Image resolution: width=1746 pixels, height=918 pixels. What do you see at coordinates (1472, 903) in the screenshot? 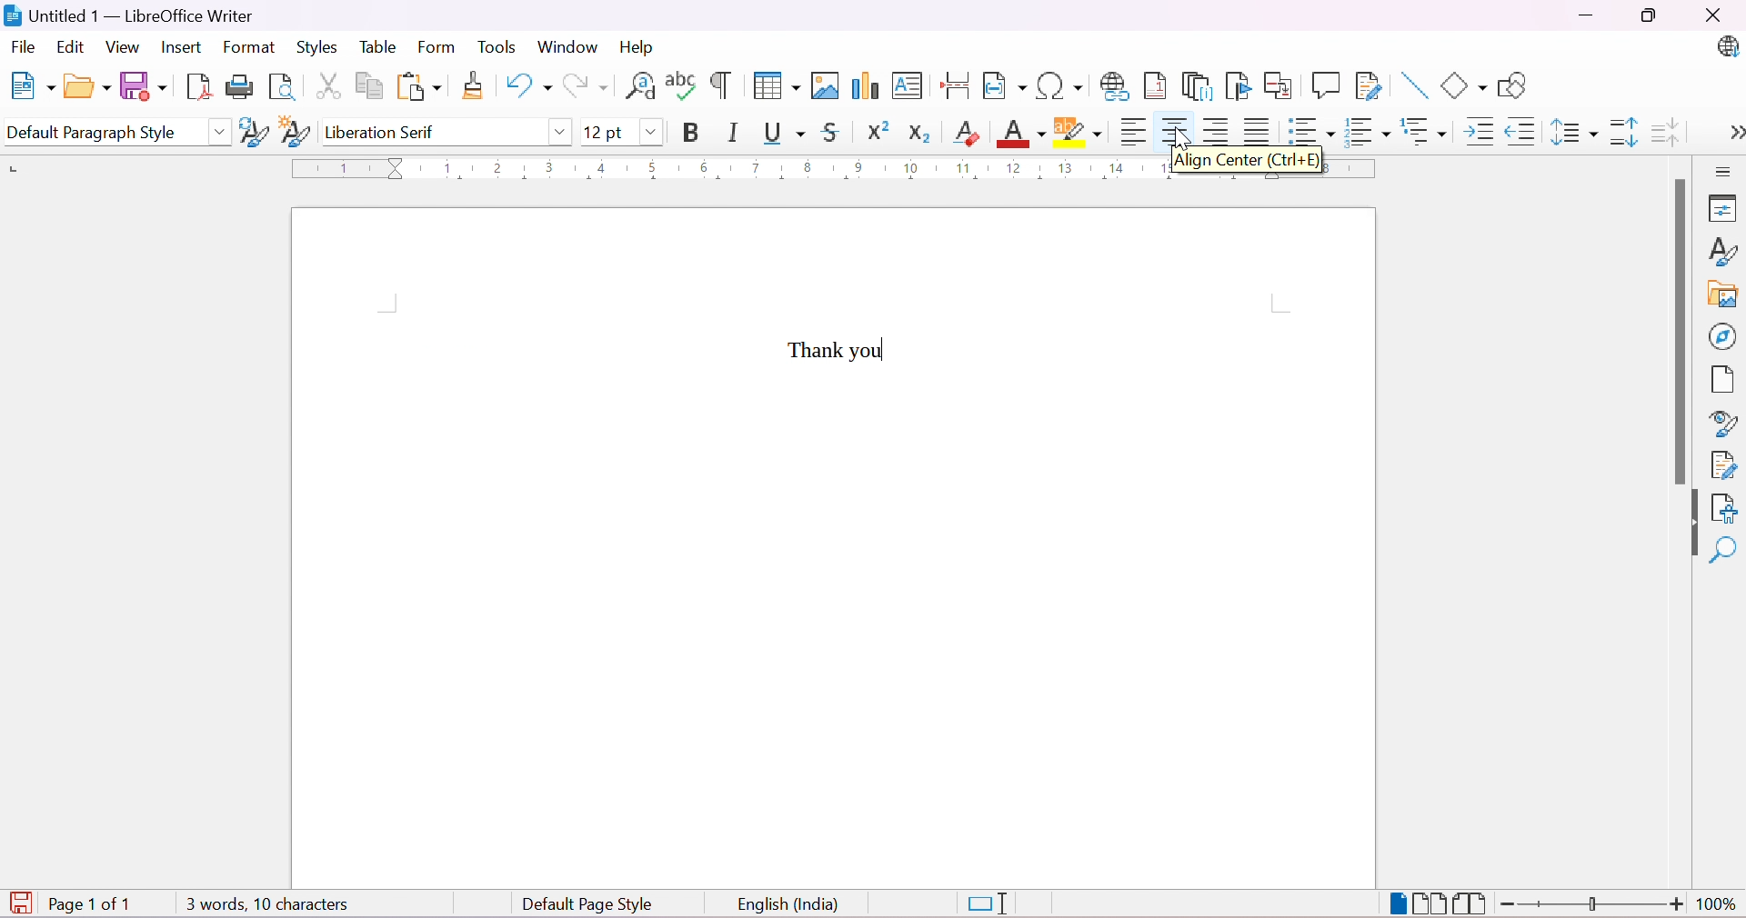
I see `Book View` at bounding box center [1472, 903].